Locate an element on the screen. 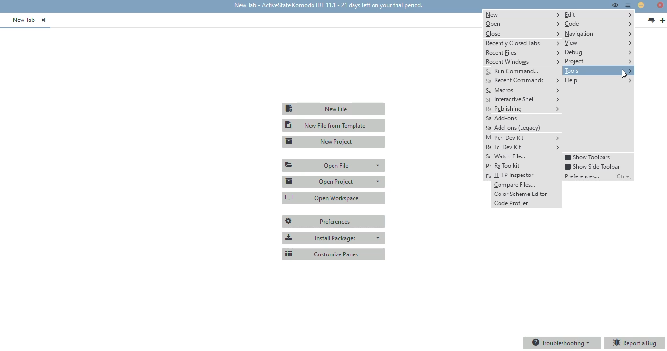 Image resolution: width=667 pixels, height=351 pixels. code is located at coordinates (598, 24).